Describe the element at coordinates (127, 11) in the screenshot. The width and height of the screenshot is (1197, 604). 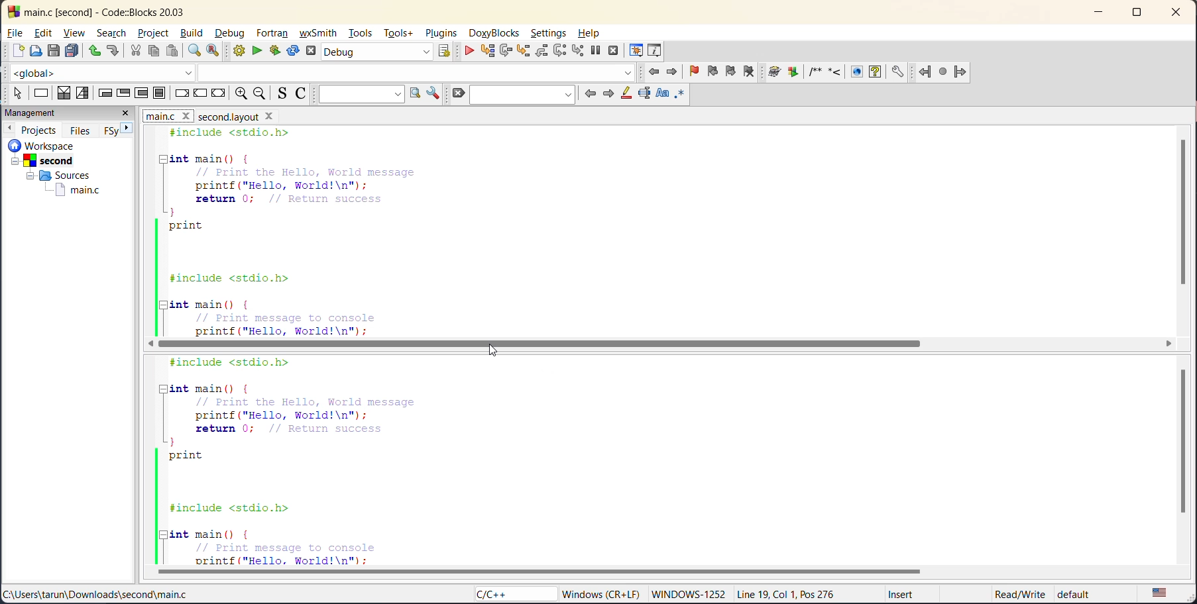
I see `app name and file name` at that location.